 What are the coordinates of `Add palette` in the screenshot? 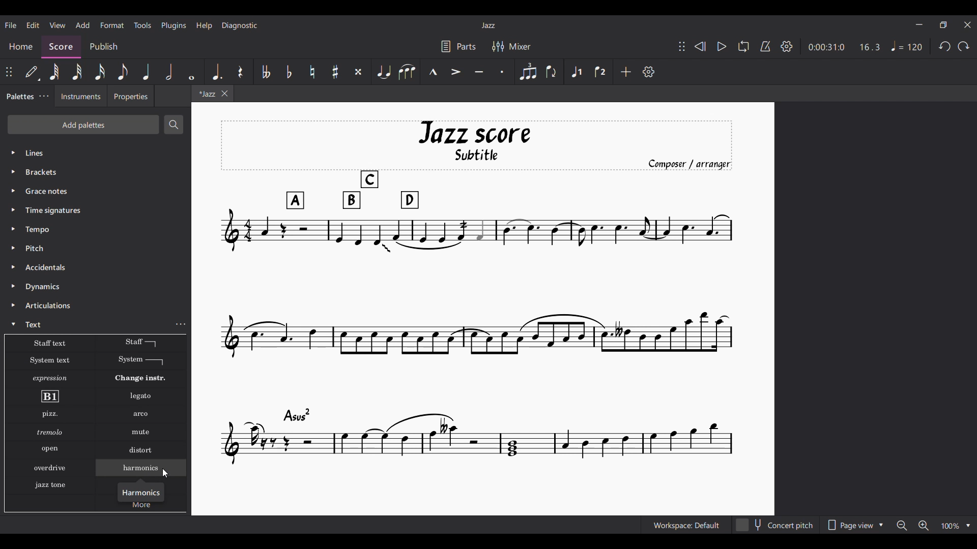 It's located at (83, 125).